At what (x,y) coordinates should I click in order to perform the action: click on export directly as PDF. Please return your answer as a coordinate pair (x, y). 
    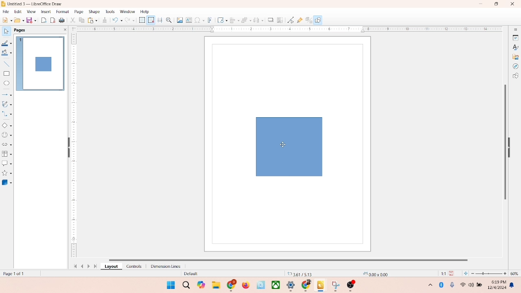
    Looking at the image, I should click on (53, 20).